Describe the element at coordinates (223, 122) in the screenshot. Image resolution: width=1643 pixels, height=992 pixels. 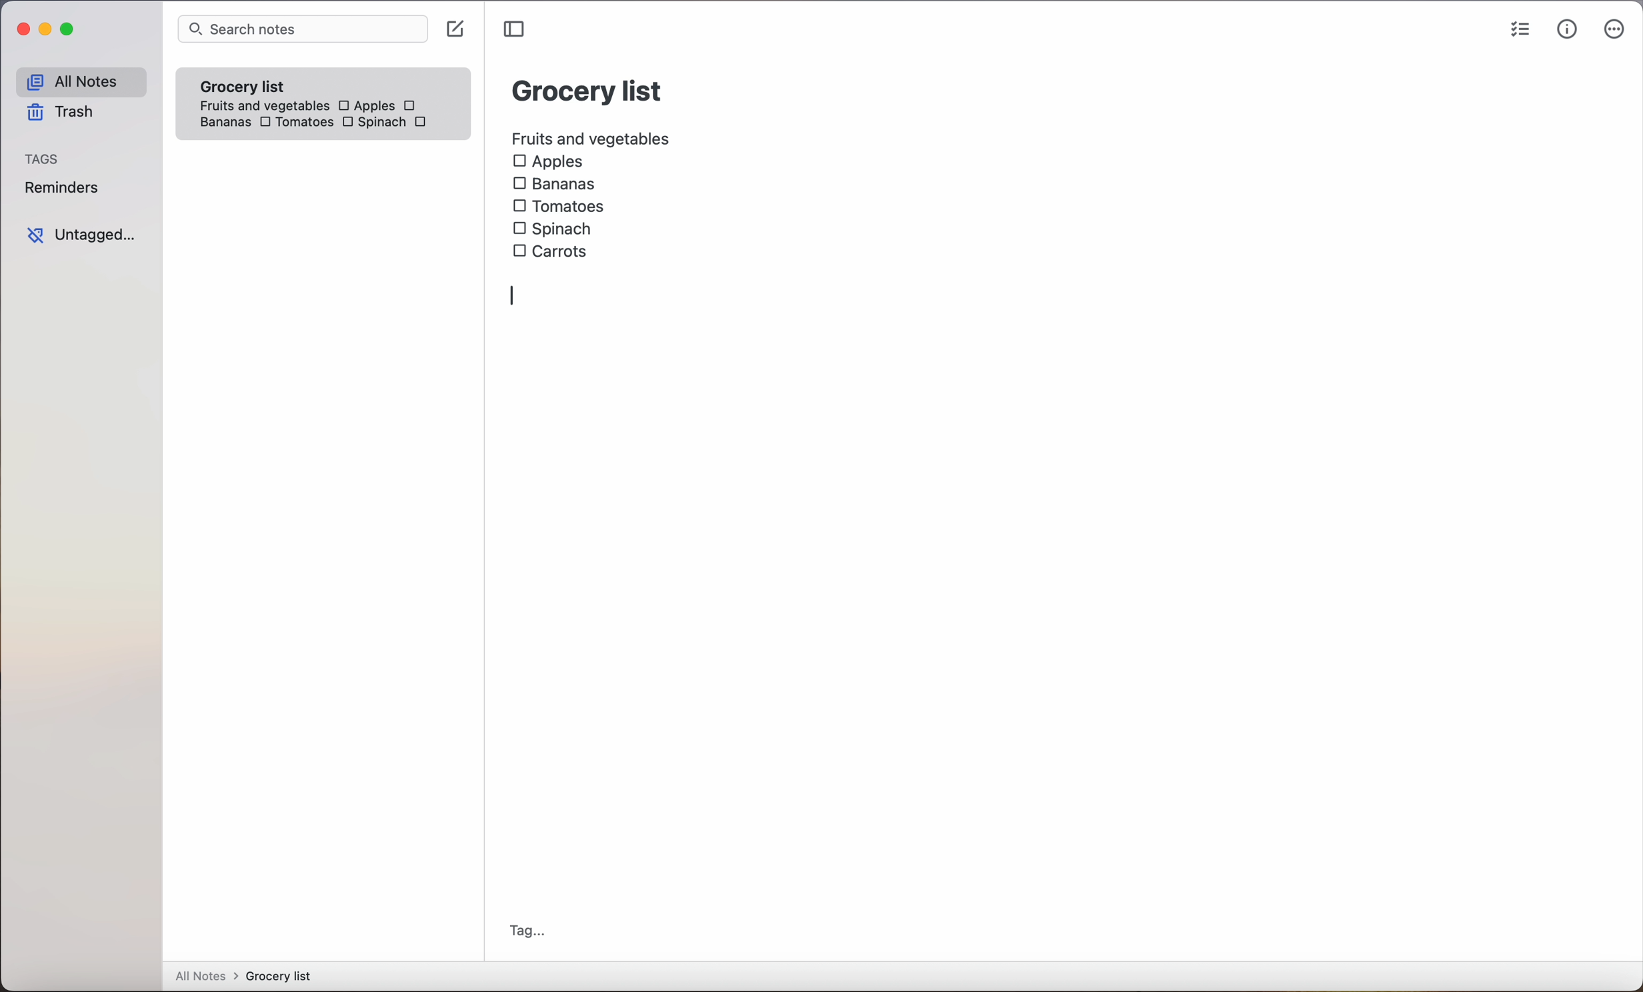
I see `bananas` at that location.